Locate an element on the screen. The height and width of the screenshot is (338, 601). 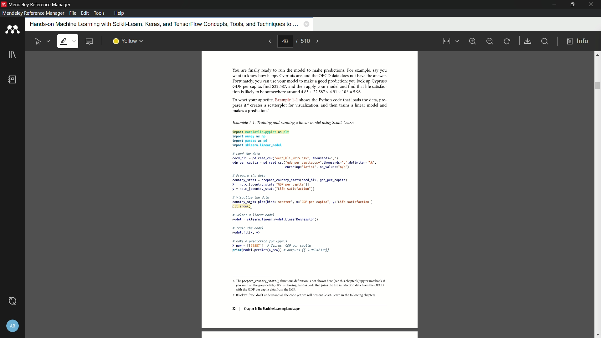
view mode is located at coordinates (449, 41).